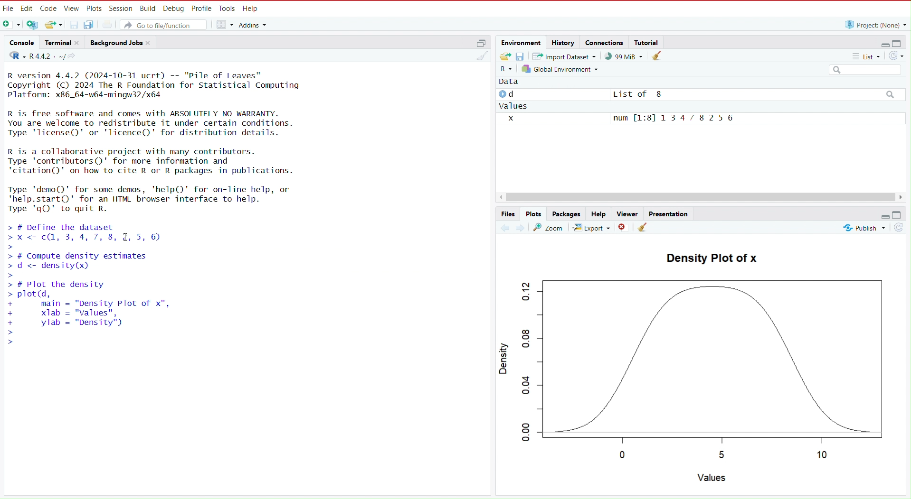  I want to click on go to file/function, so click(165, 25).